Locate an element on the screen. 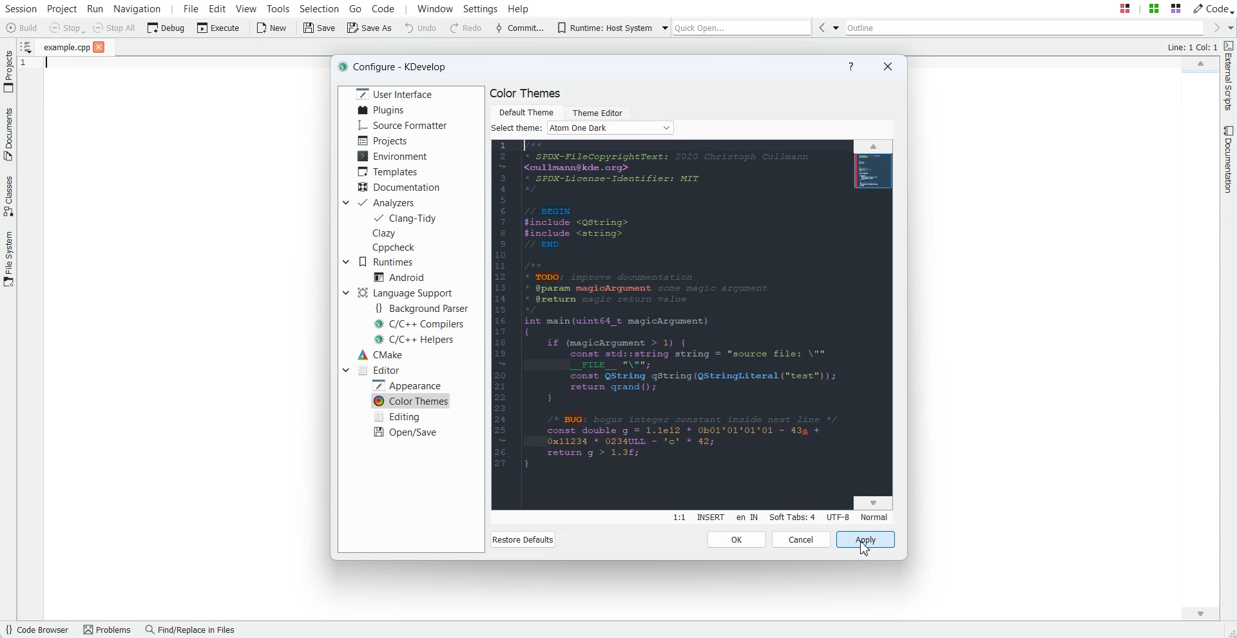 The height and width of the screenshot is (638, 1237). Environment is located at coordinates (394, 155).